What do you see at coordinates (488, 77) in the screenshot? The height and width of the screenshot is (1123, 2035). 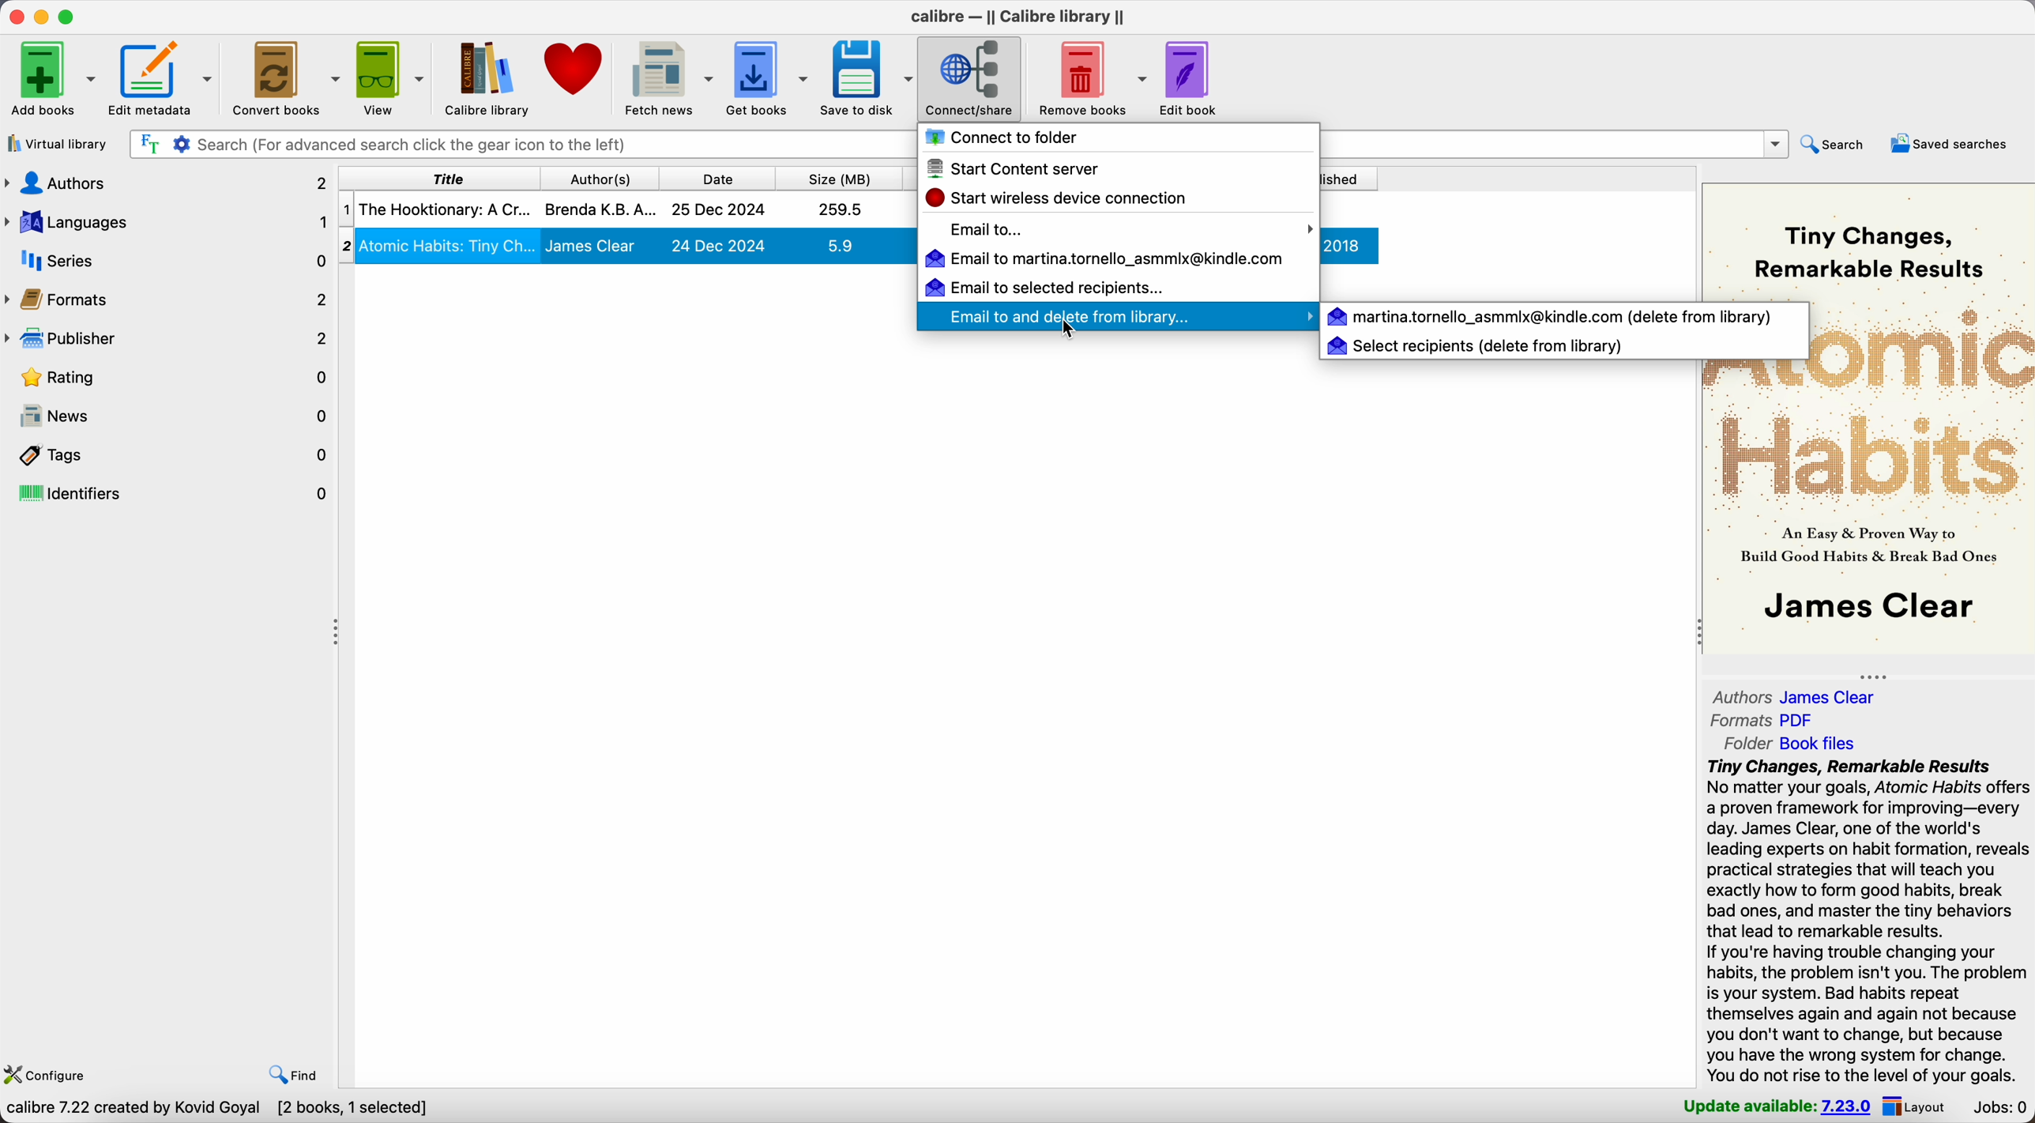 I see `Calibre library` at bounding box center [488, 77].